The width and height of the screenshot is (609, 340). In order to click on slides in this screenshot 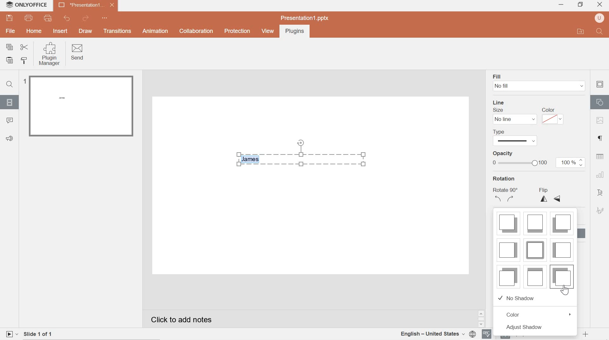, I will do `click(10, 102)`.